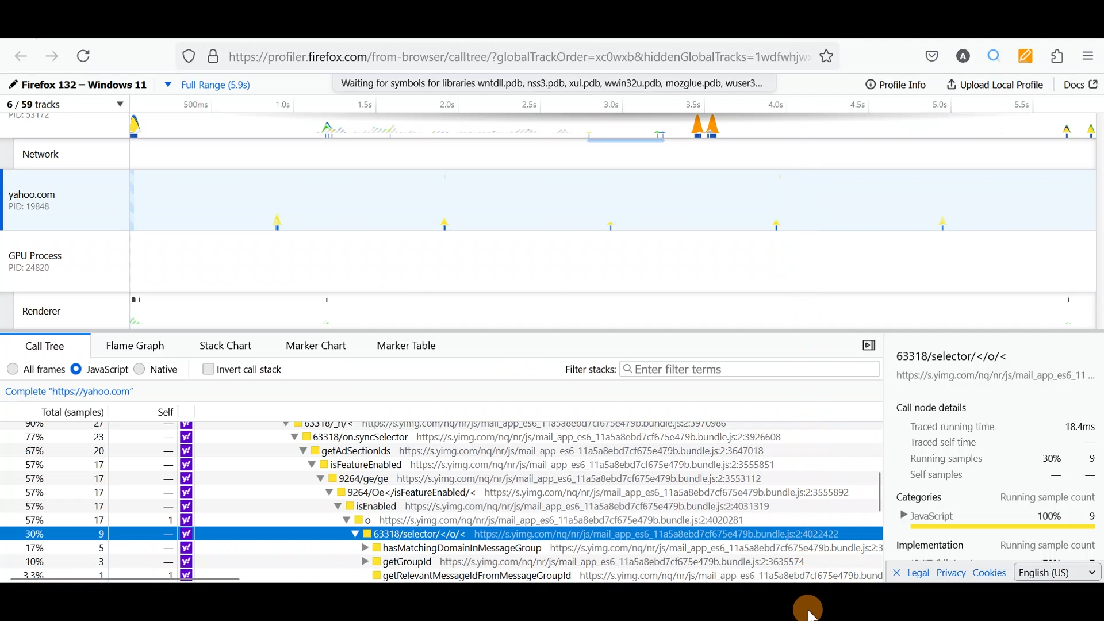 The image size is (1104, 621). Describe the element at coordinates (899, 87) in the screenshot. I see `Bookmark 7` at that location.